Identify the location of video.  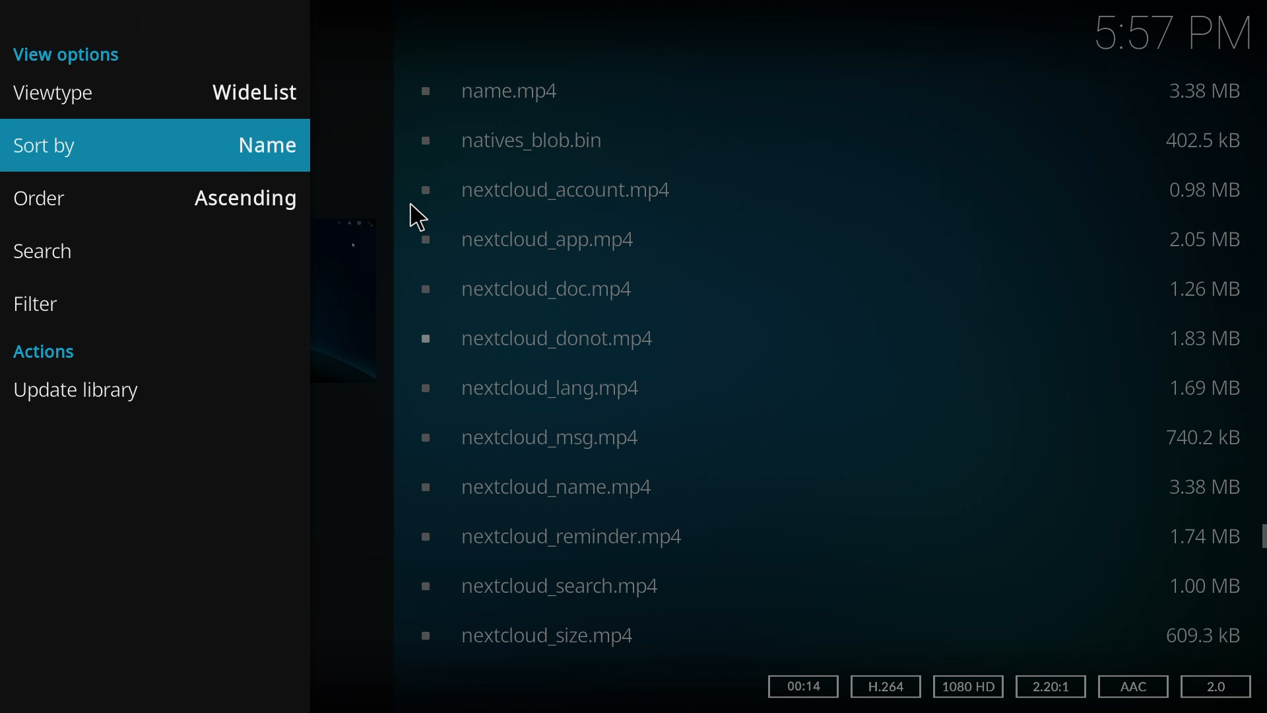
(564, 139).